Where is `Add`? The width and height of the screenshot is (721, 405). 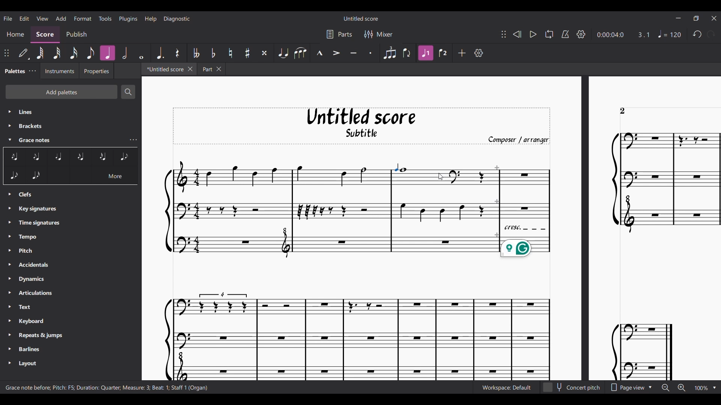 Add is located at coordinates (462, 53).